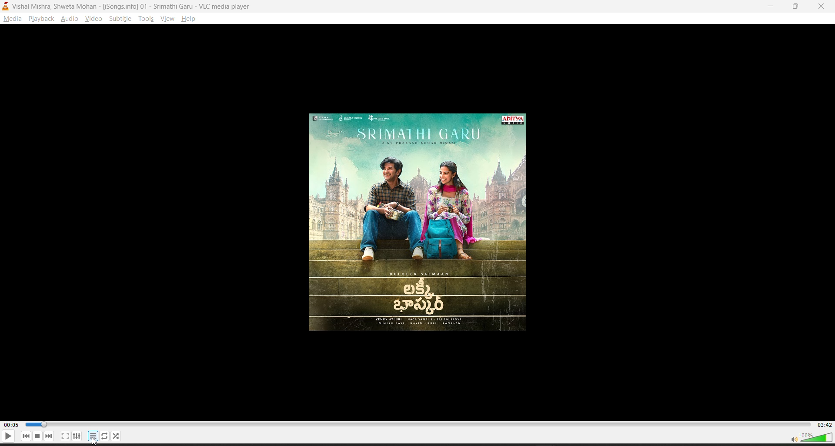 The width and height of the screenshot is (835, 446). Describe the element at coordinates (93, 436) in the screenshot. I see `loop` at that location.